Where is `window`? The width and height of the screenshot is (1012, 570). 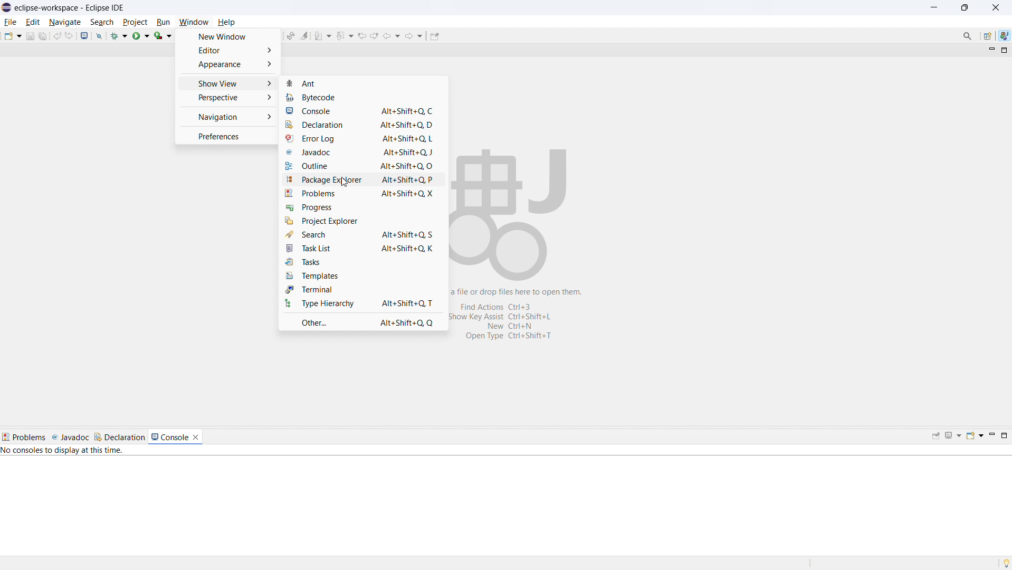
window is located at coordinates (194, 22).